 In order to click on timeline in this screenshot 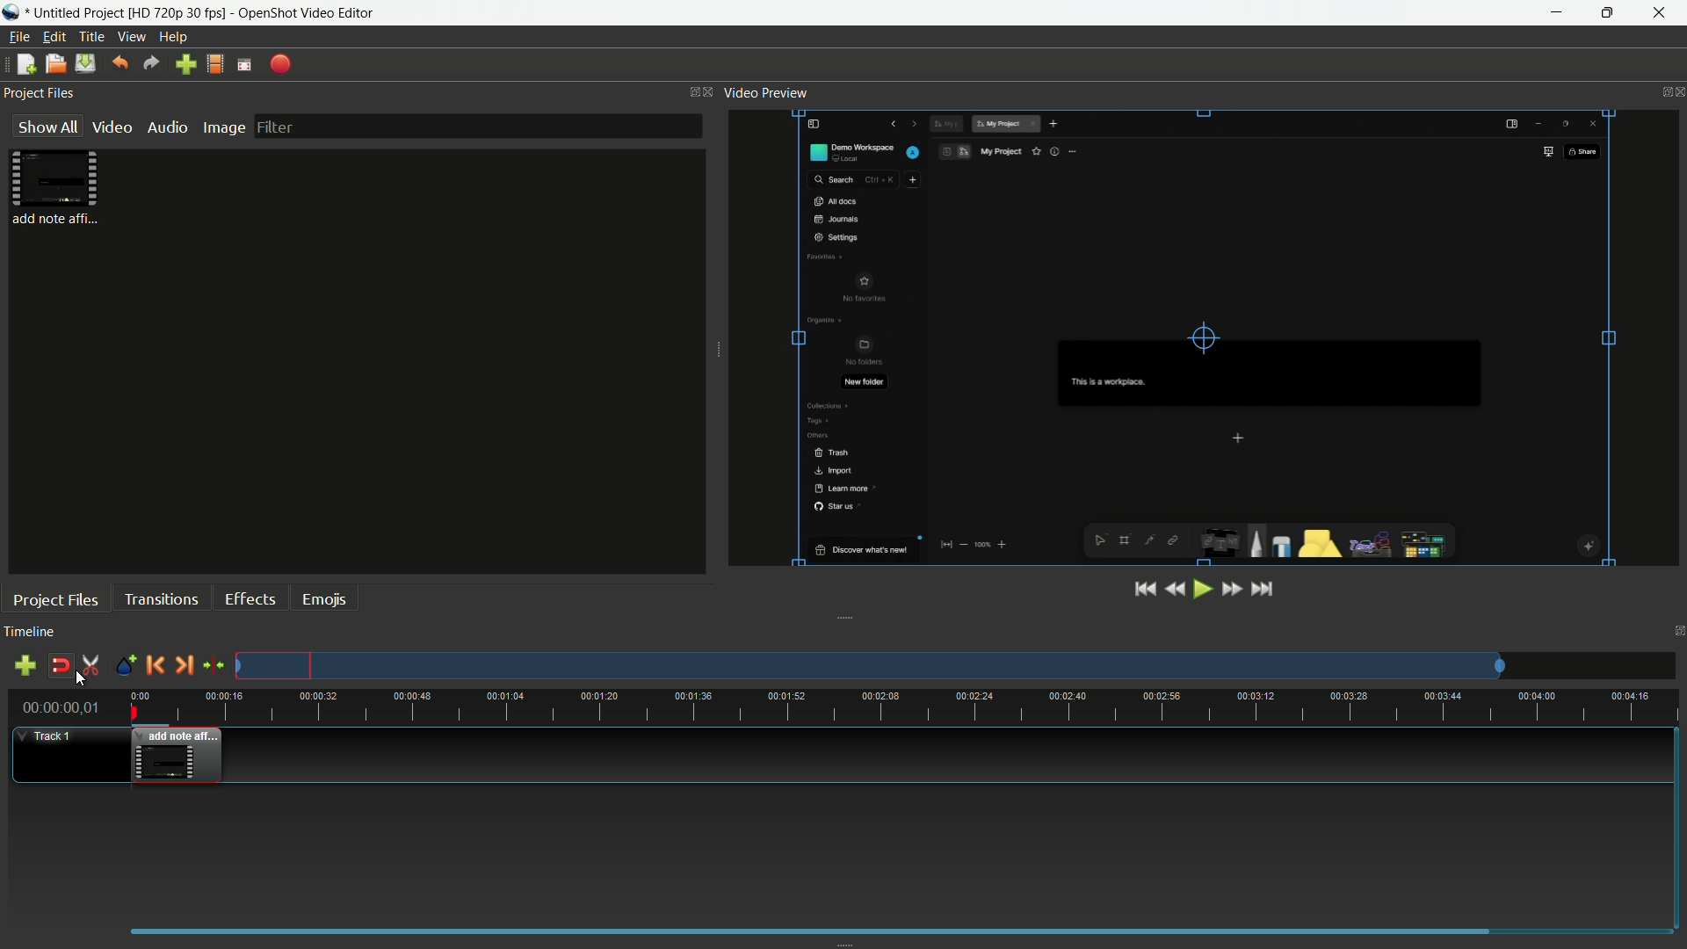, I will do `click(29, 633)`.